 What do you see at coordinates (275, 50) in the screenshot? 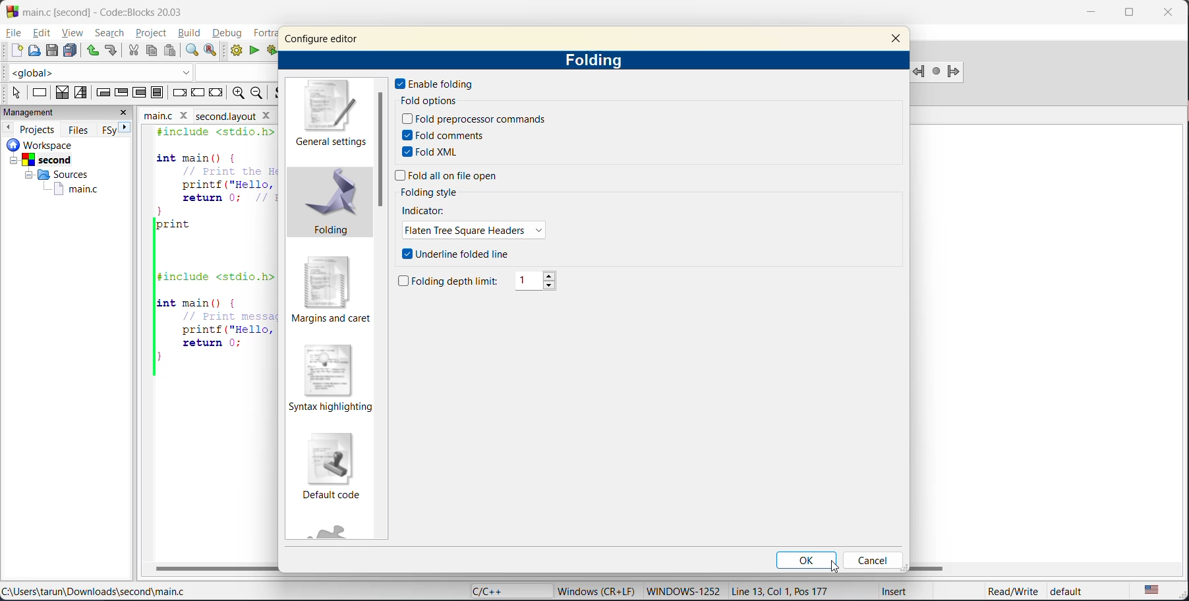
I see `build and run` at bounding box center [275, 50].